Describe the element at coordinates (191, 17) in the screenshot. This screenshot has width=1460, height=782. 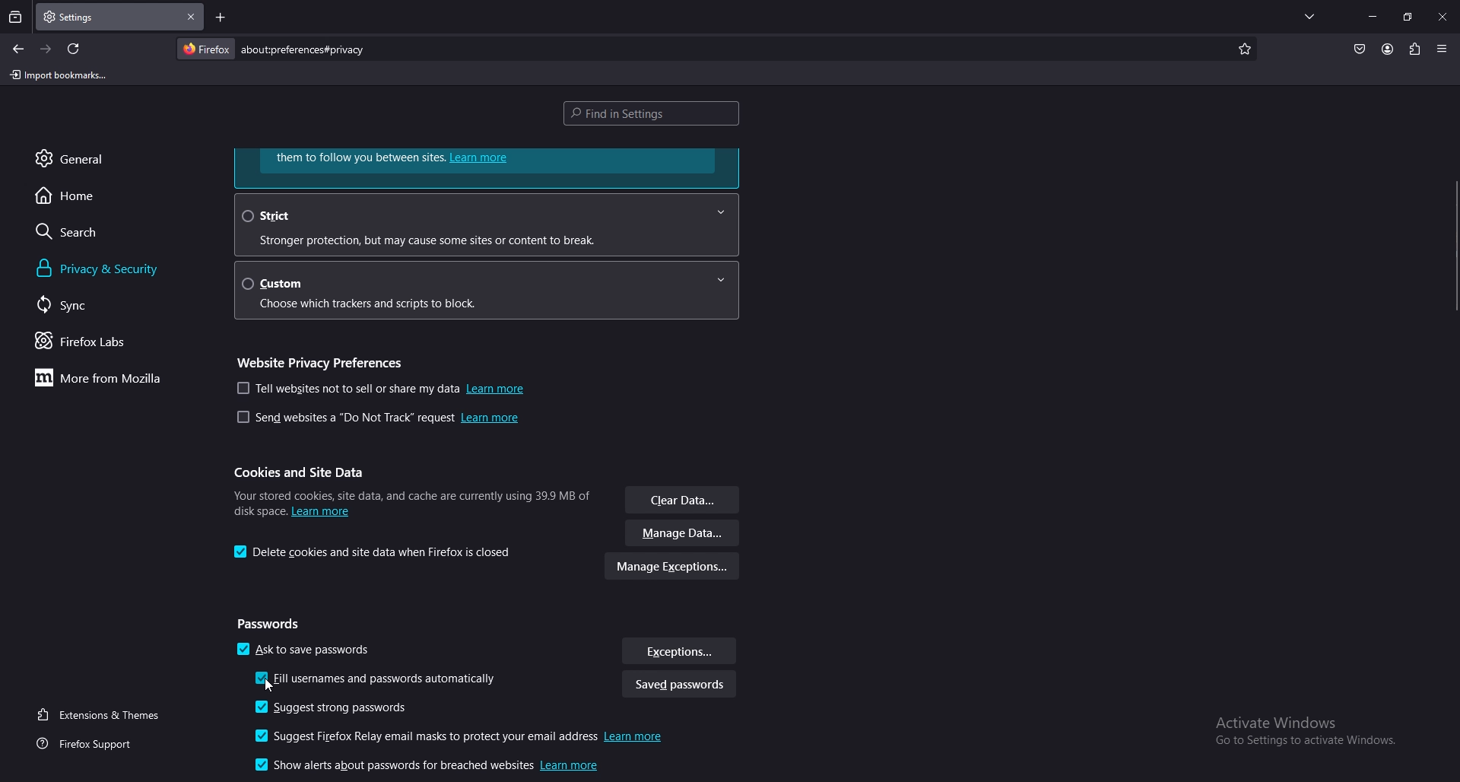
I see `close tab` at that location.